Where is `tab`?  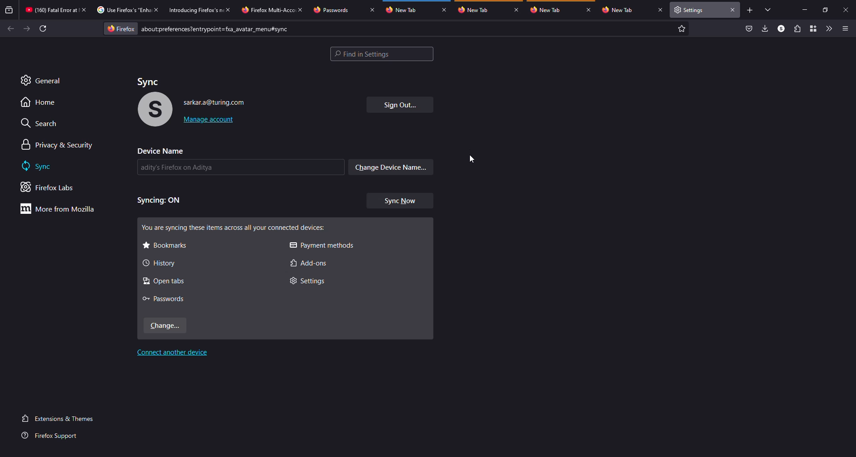 tab is located at coordinates (337, 10).